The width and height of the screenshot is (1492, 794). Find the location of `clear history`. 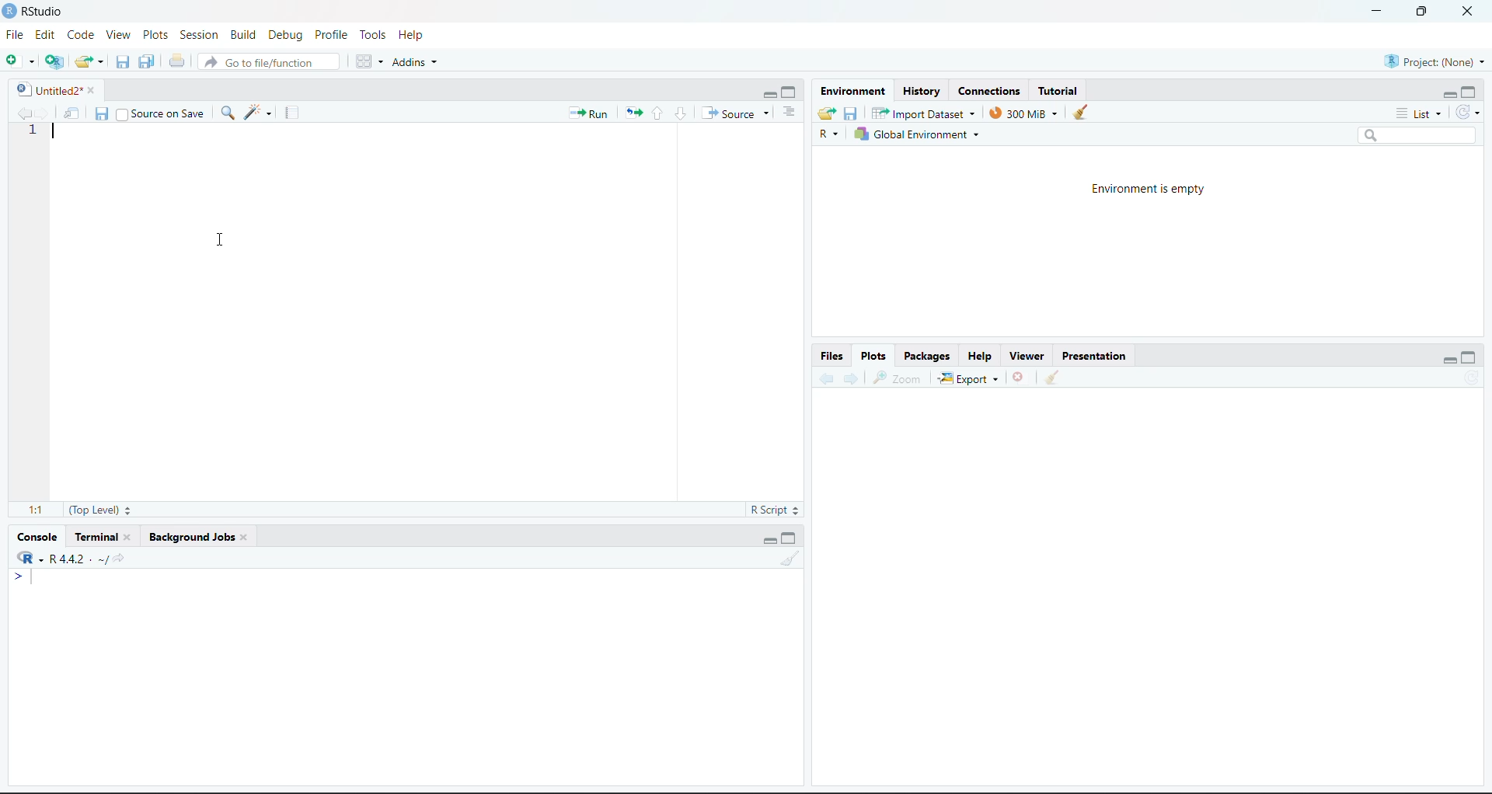

clear history is located at coordinates (1086, 113).